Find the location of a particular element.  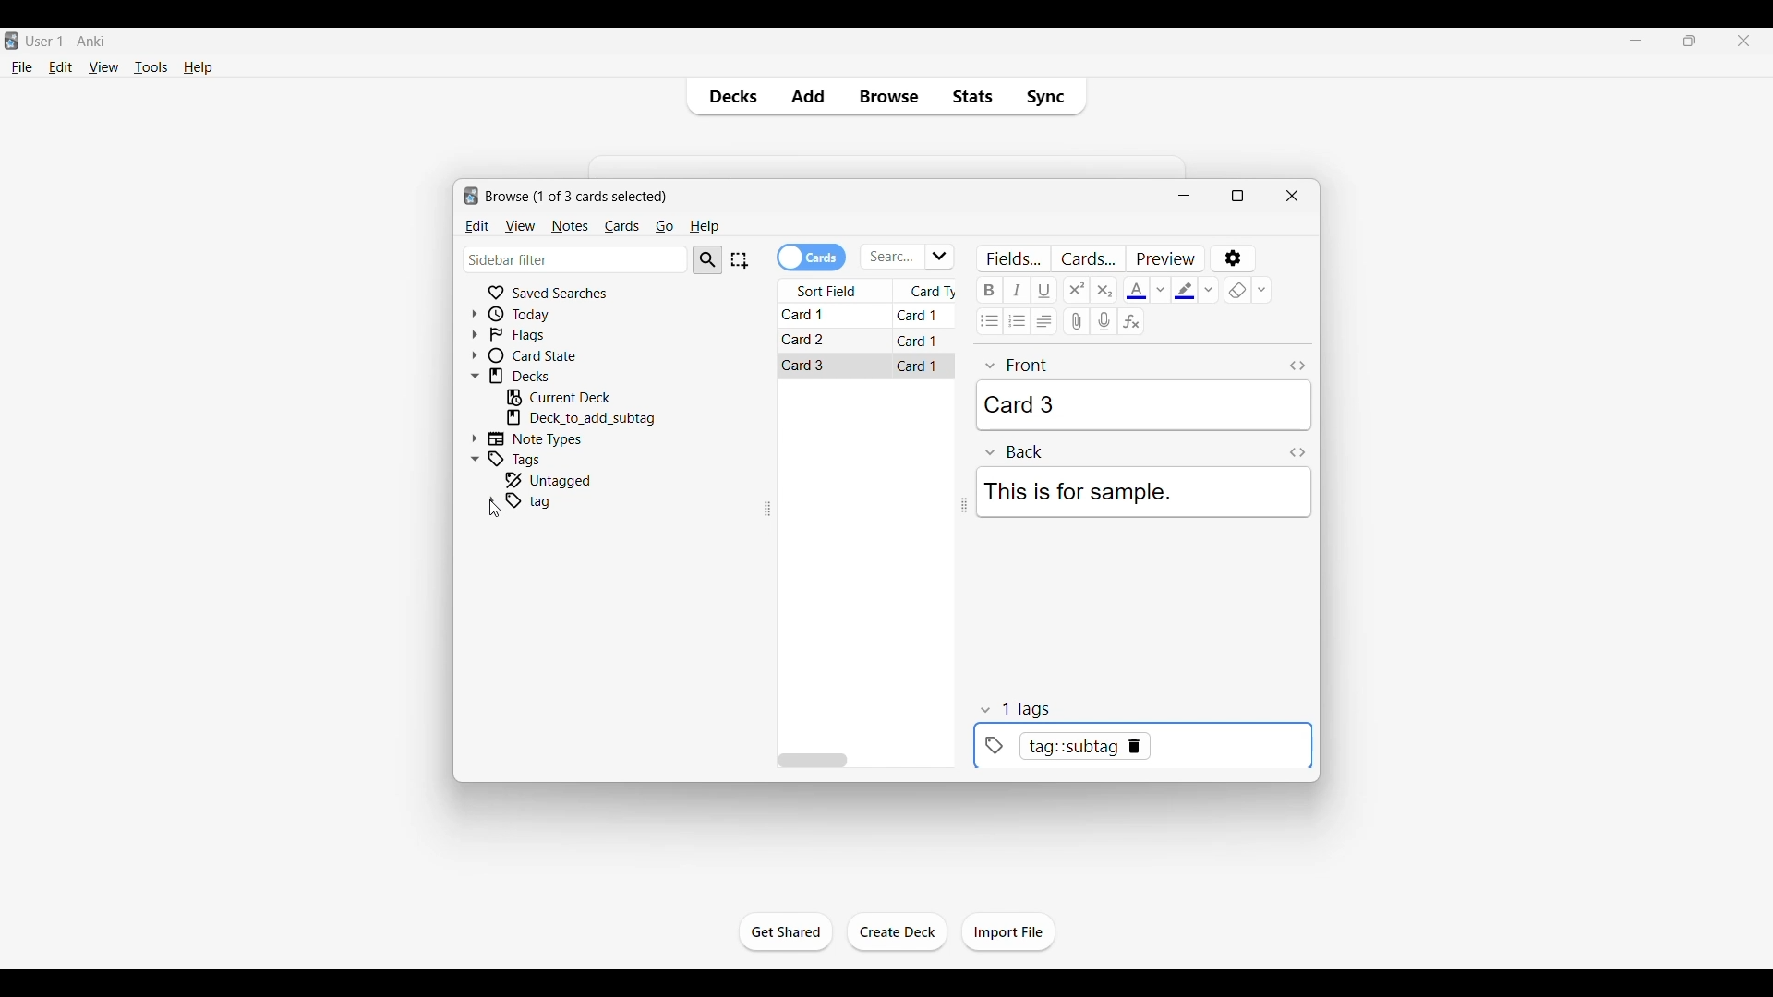

Italic text is located at coordinates (1017, 290).